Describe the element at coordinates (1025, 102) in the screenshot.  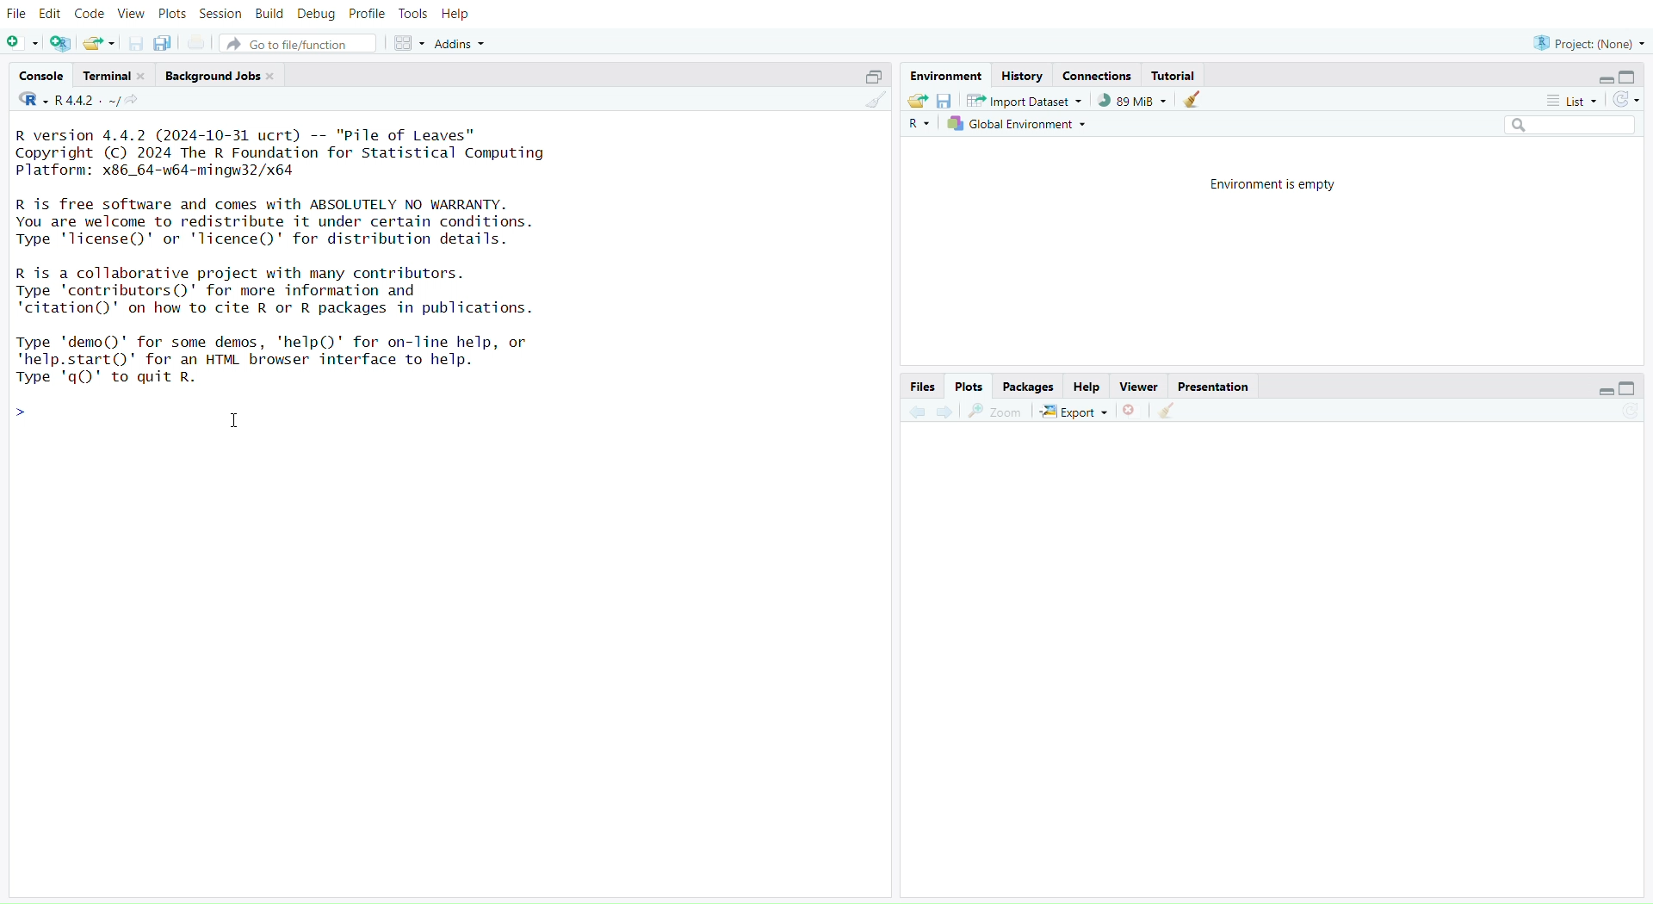
I see `Import dataset` at that location.